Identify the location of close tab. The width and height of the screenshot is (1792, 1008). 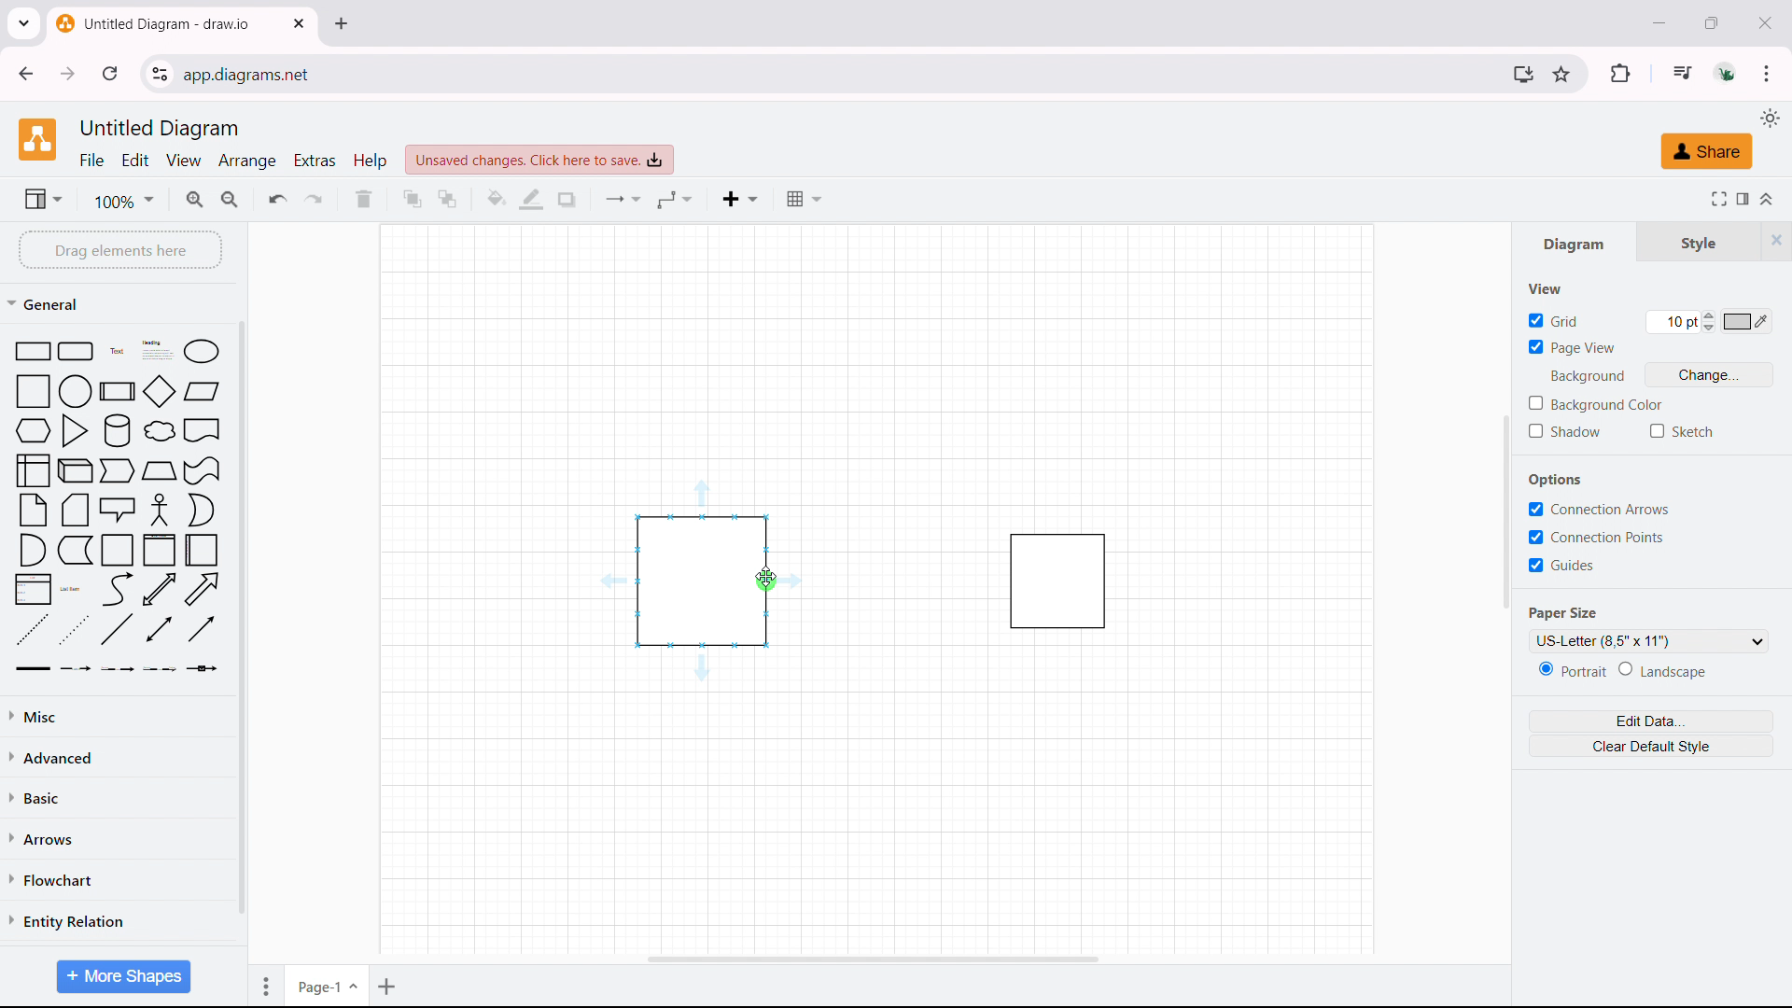
(342, 23).